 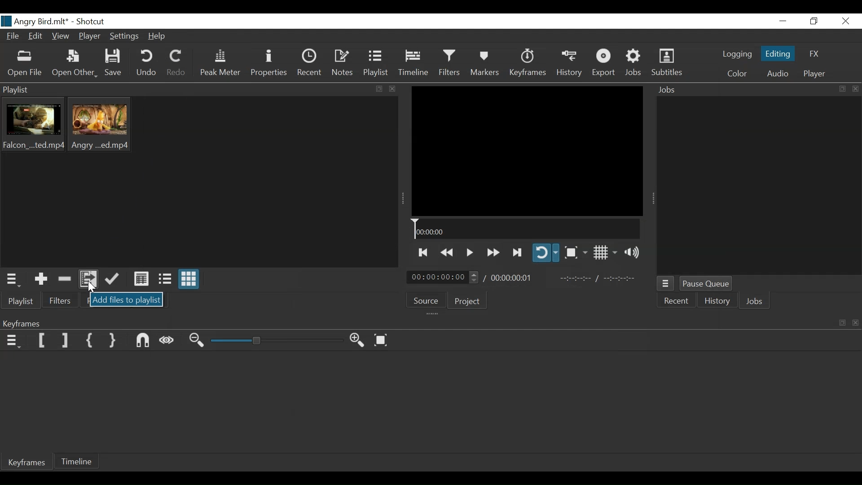 What do you see at coordinates (756, 91) in the screenshot?
I see `Jobs Panel` at bounding box center [756, 91].